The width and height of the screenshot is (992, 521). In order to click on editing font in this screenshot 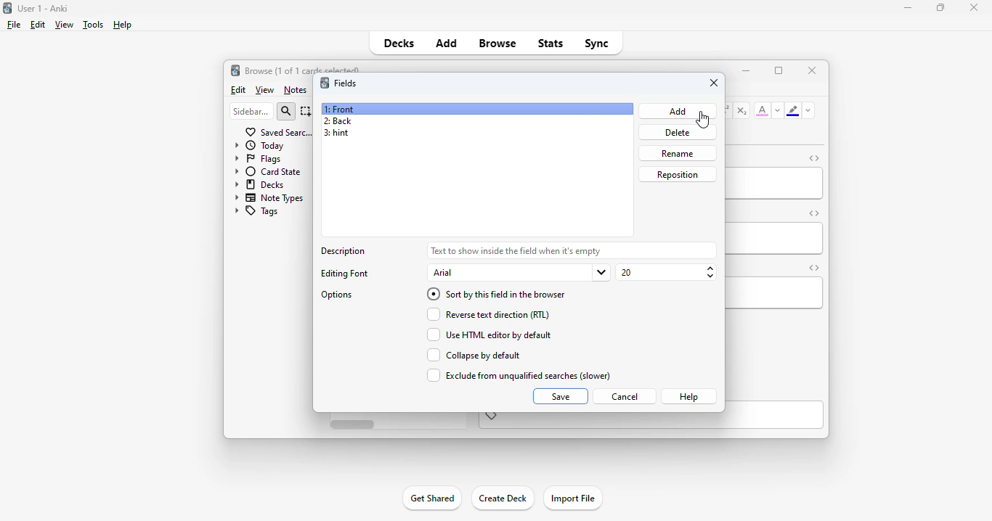, I will do `click(346, 274)`.